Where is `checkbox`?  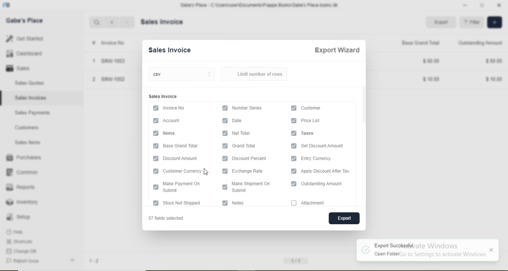 checkbox is located at coordinates (225, 122).